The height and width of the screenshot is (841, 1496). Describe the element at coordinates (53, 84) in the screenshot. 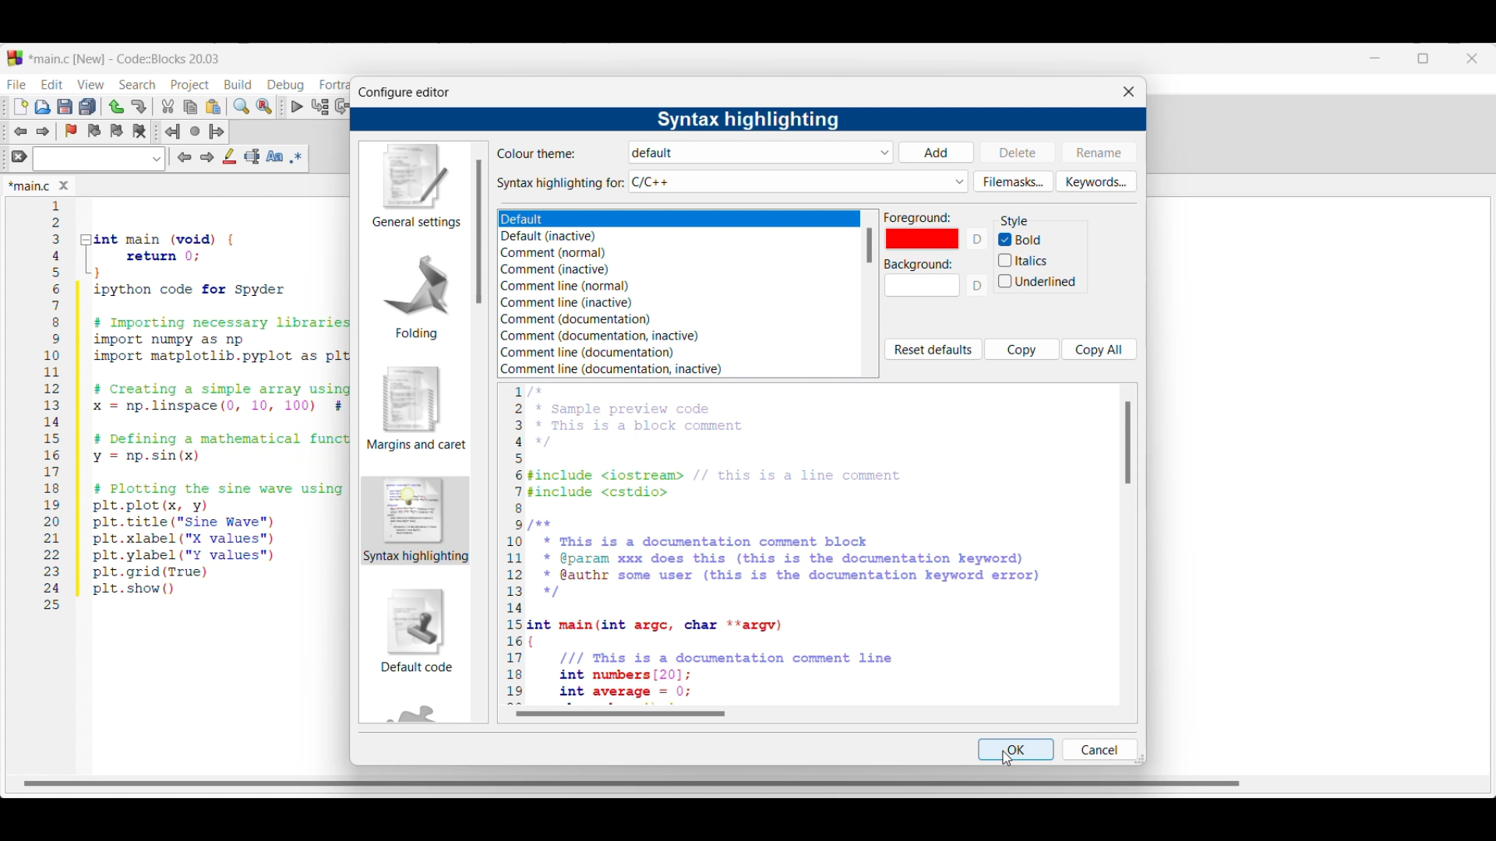

I see `Edit menu` at that location.